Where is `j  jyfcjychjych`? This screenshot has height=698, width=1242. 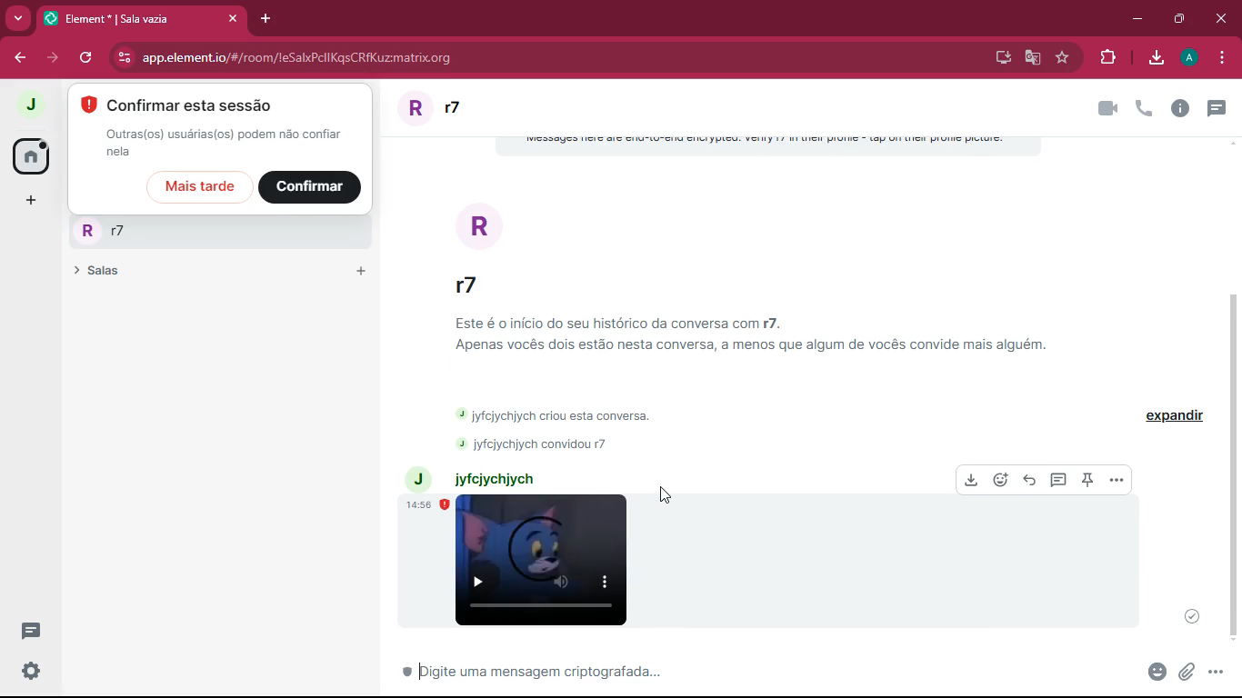
j  jyfcjychjych is located at coordinates (409, 478).